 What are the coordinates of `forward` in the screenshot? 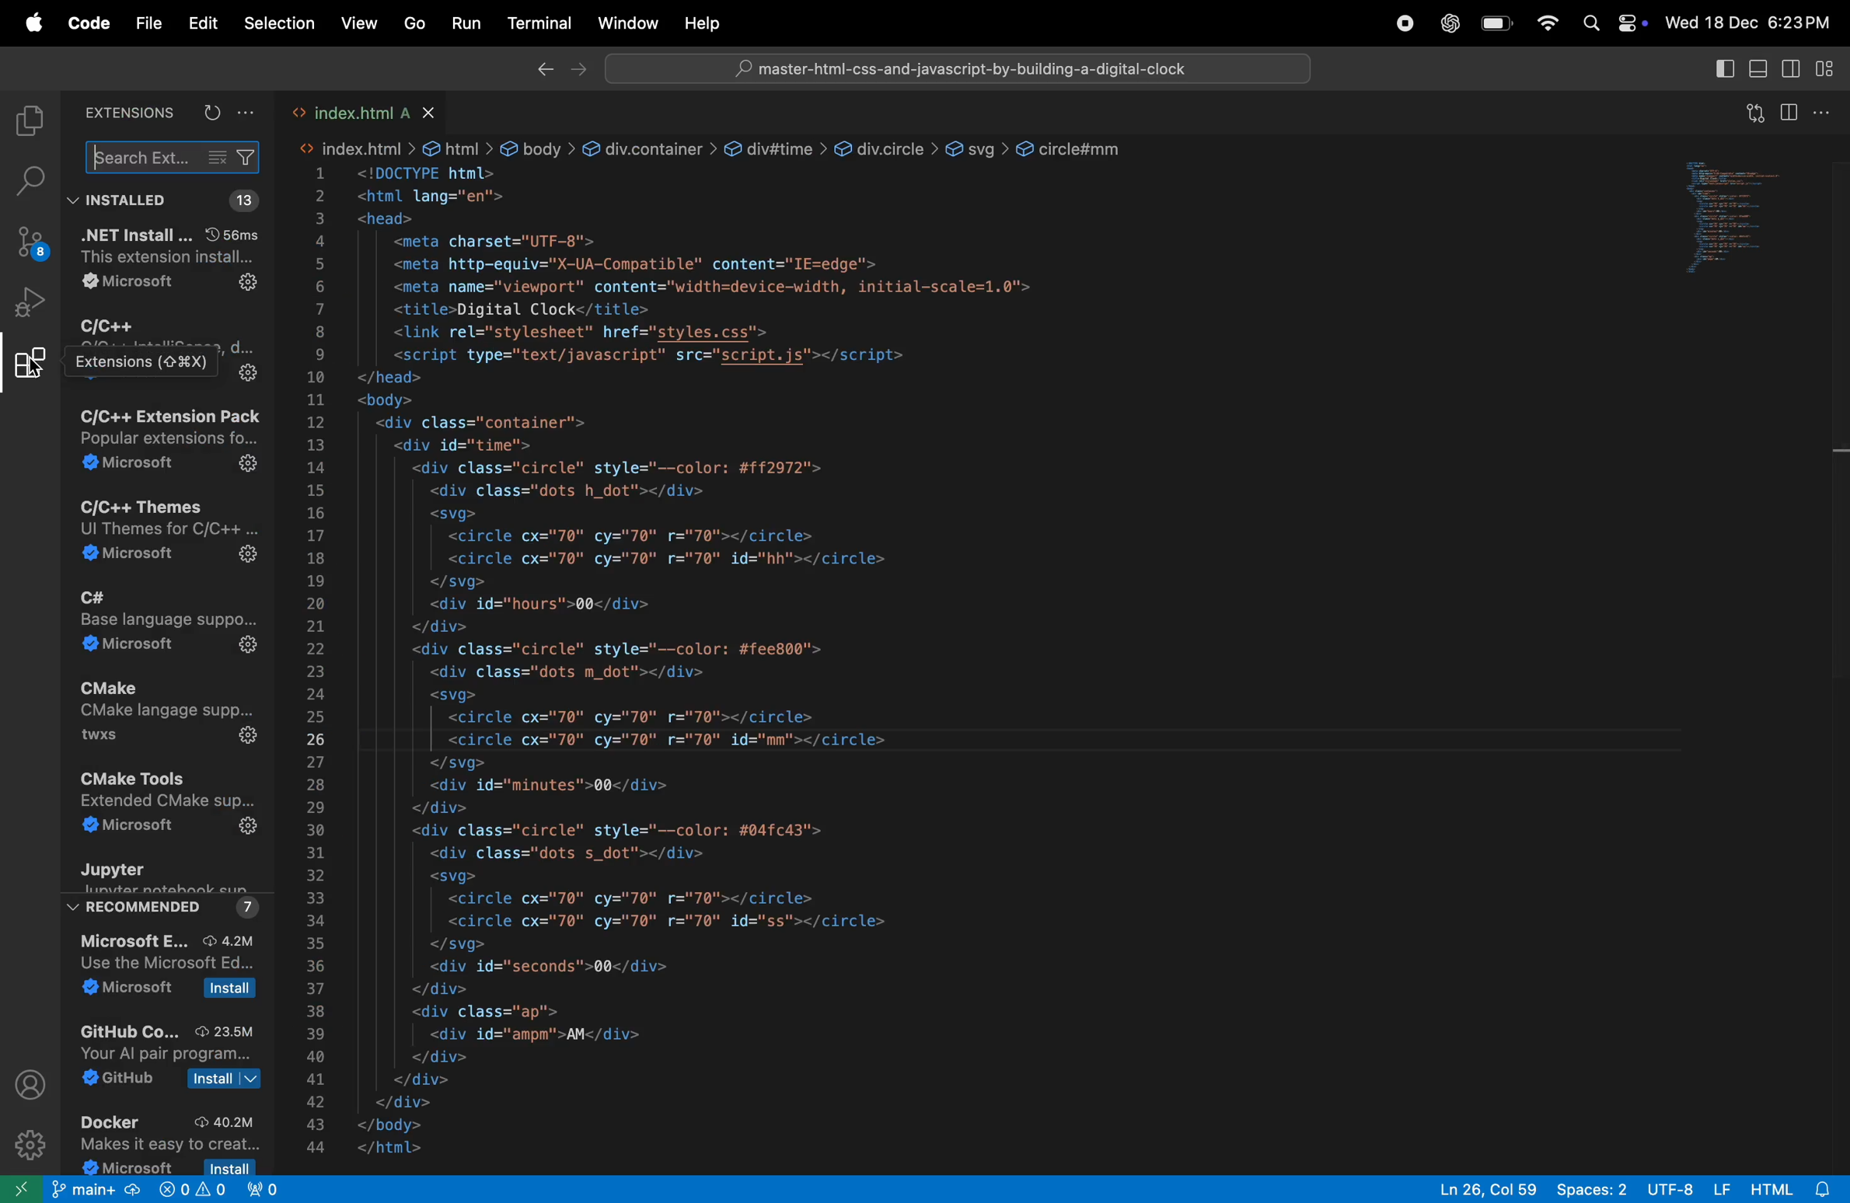 It's located at (578, 71).